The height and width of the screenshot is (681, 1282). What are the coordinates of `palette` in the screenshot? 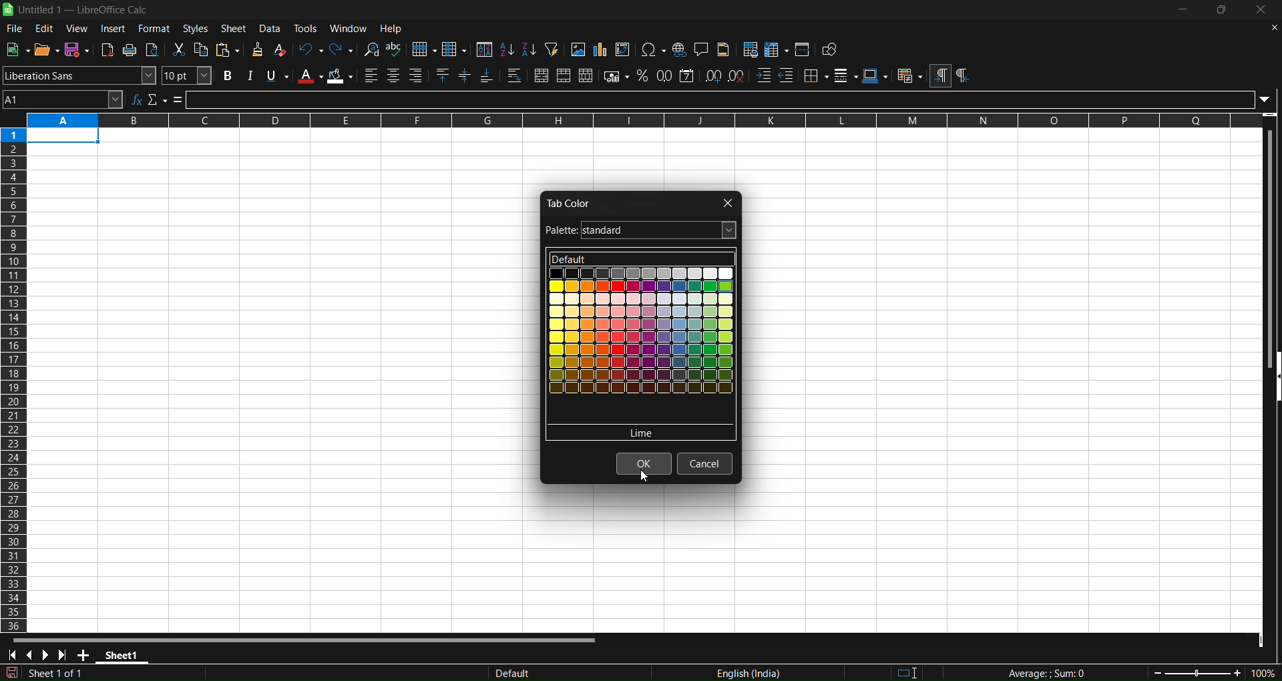 It's located at (641, 231).